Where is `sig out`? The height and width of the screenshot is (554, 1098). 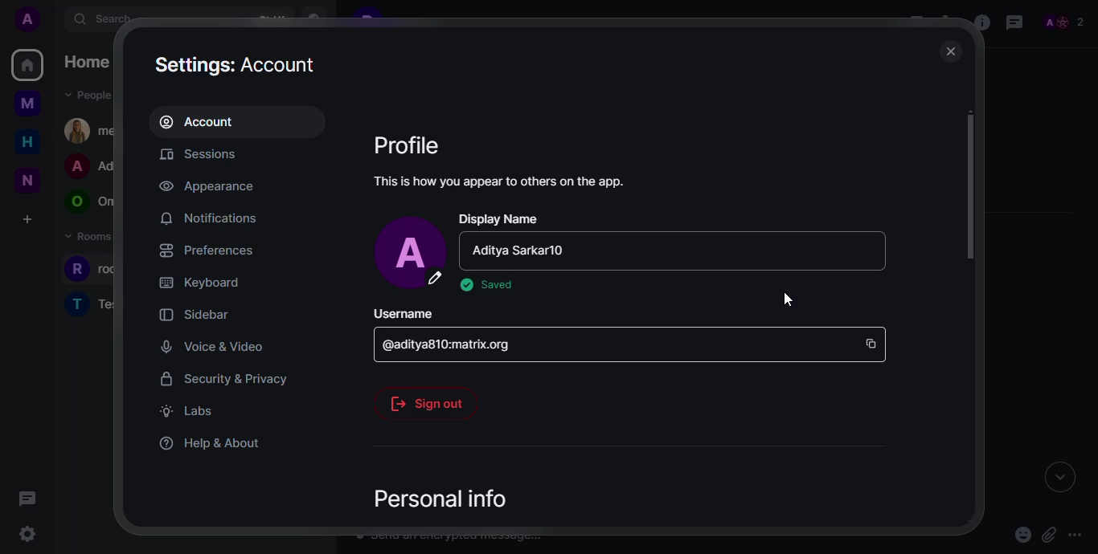 sig out is located at coordinates (428, 399).